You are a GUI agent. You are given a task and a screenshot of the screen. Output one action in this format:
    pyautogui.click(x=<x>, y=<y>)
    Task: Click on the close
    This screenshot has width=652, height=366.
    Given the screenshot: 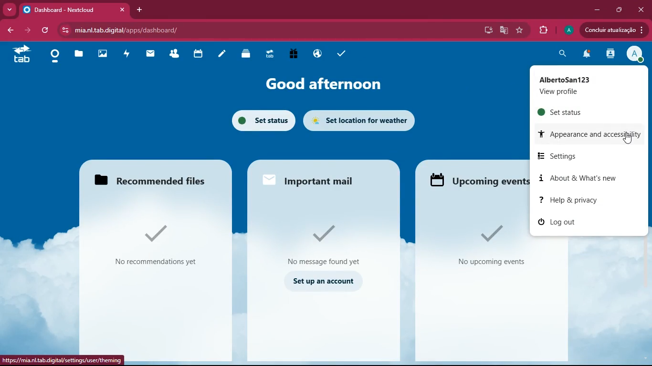 What is the action you would take?
    pyautogui.click(x=640, y=10)
    